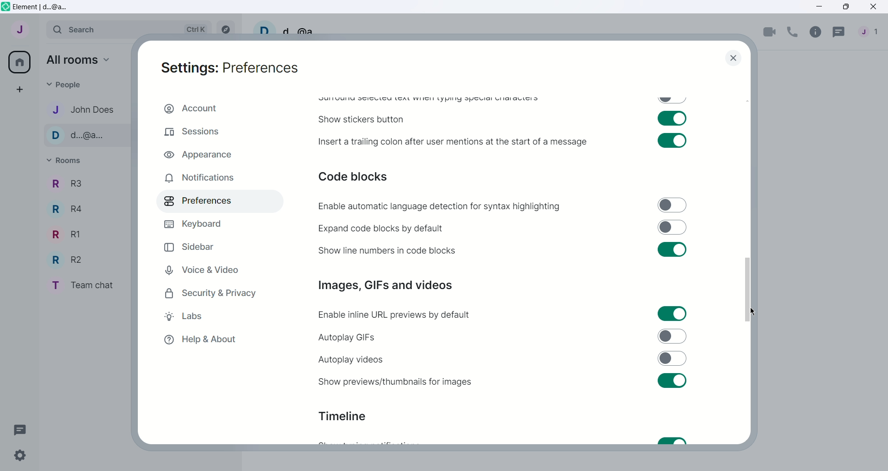 The height and width of the screenshot is (471, 888). Describe the element at coordinates (217, 133) in the screenshot. I see `Sessions` at that location.